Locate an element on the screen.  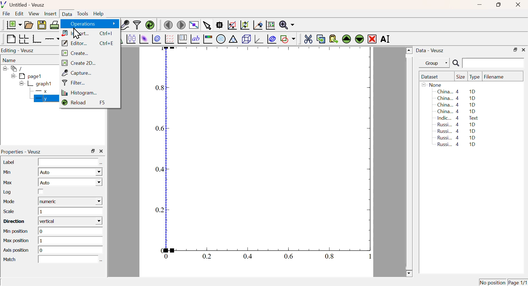
Rename is located at coordinates (386, 39).